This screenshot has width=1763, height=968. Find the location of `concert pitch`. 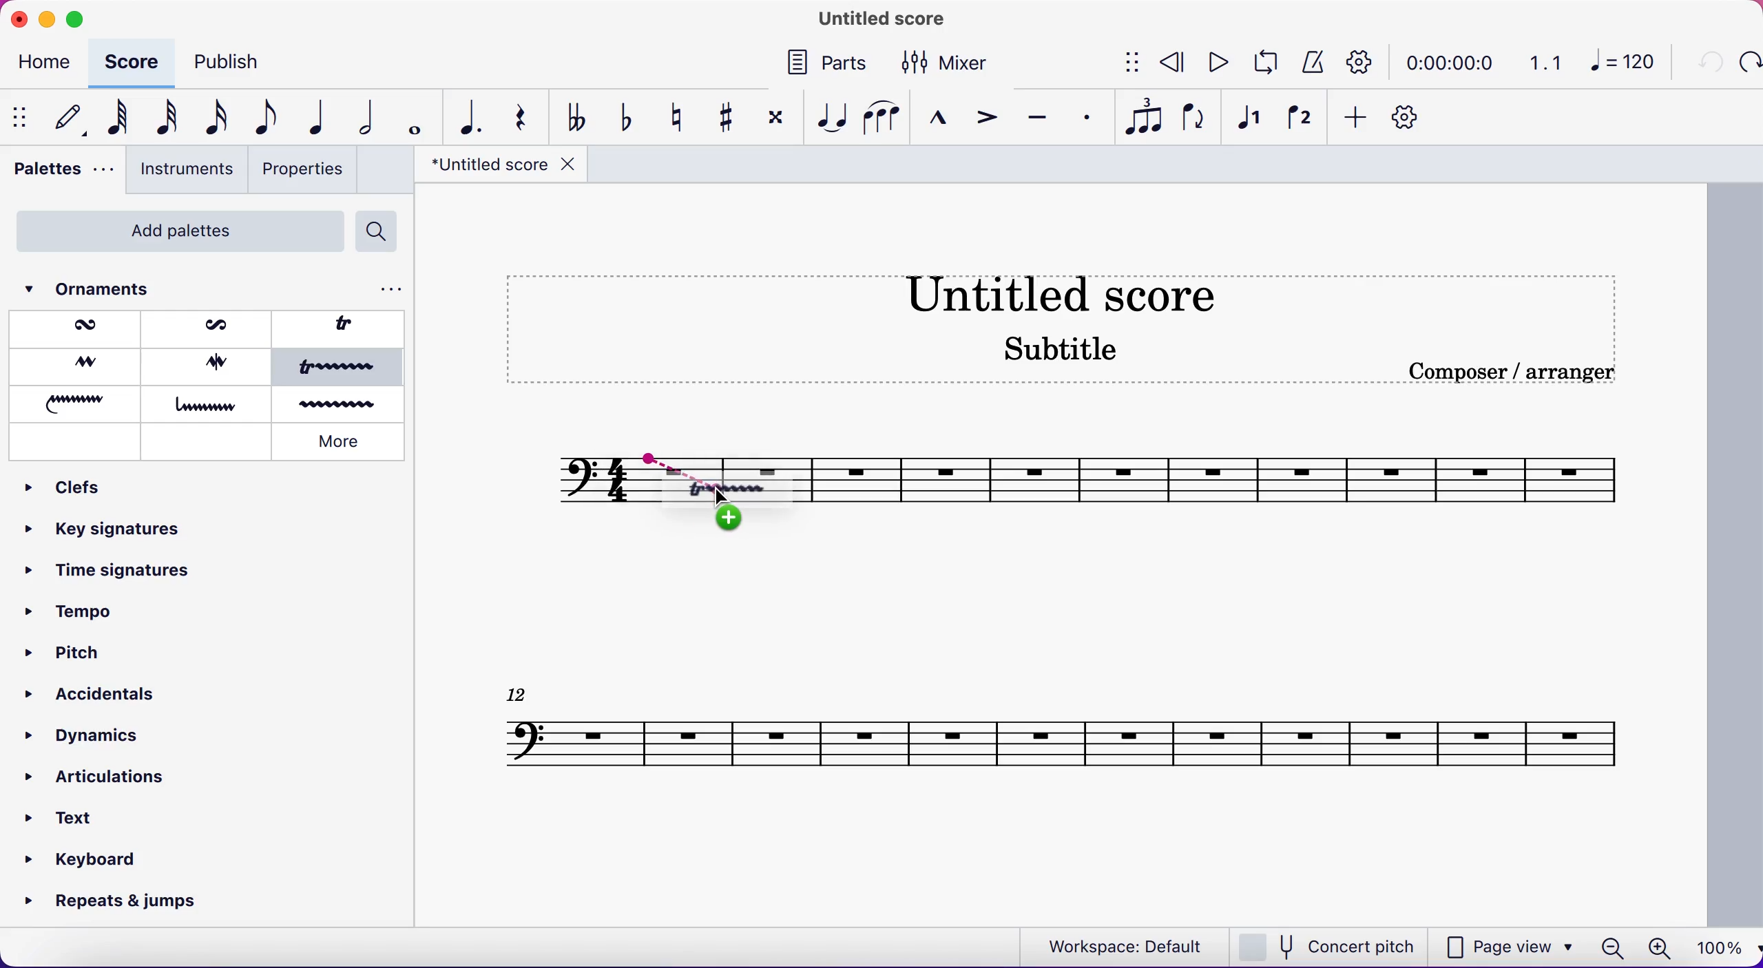

concert pitch is located at coordinates (1330, 945).